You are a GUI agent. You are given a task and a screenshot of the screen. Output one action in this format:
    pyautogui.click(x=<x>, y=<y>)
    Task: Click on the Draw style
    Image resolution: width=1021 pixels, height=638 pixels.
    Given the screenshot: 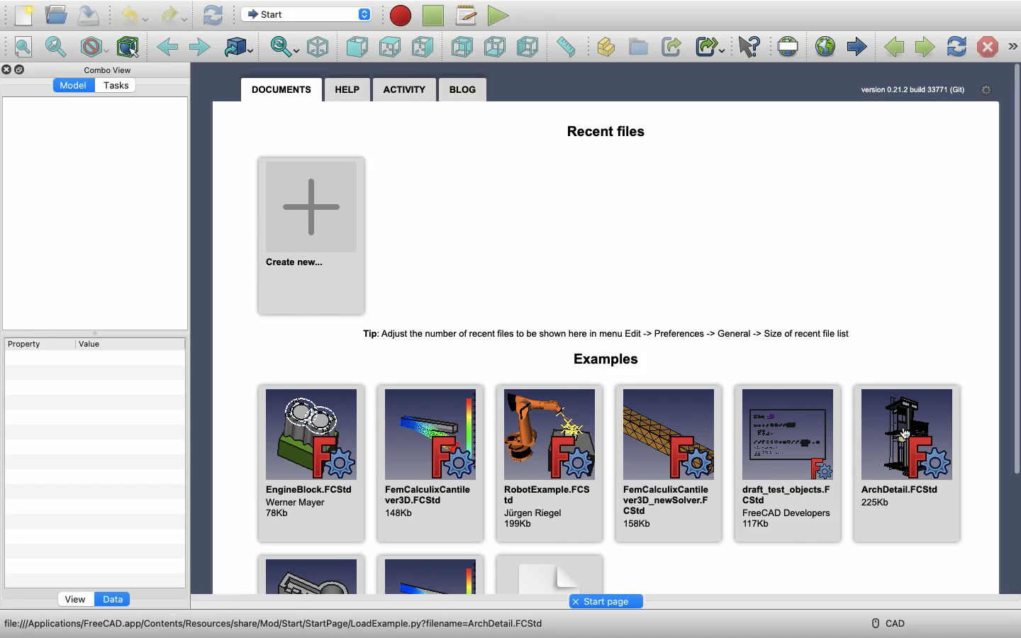 What is the action you would take?
    pyautogui.click(x=93, y=46)
    